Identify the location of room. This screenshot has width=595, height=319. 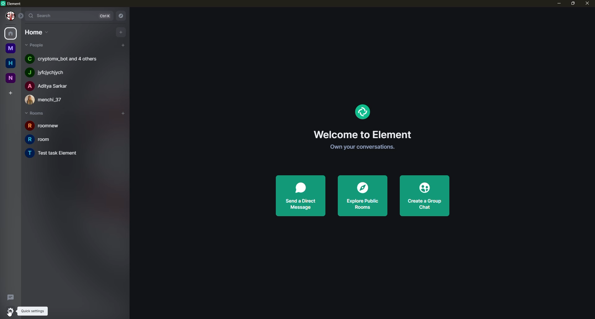
(48, 126).